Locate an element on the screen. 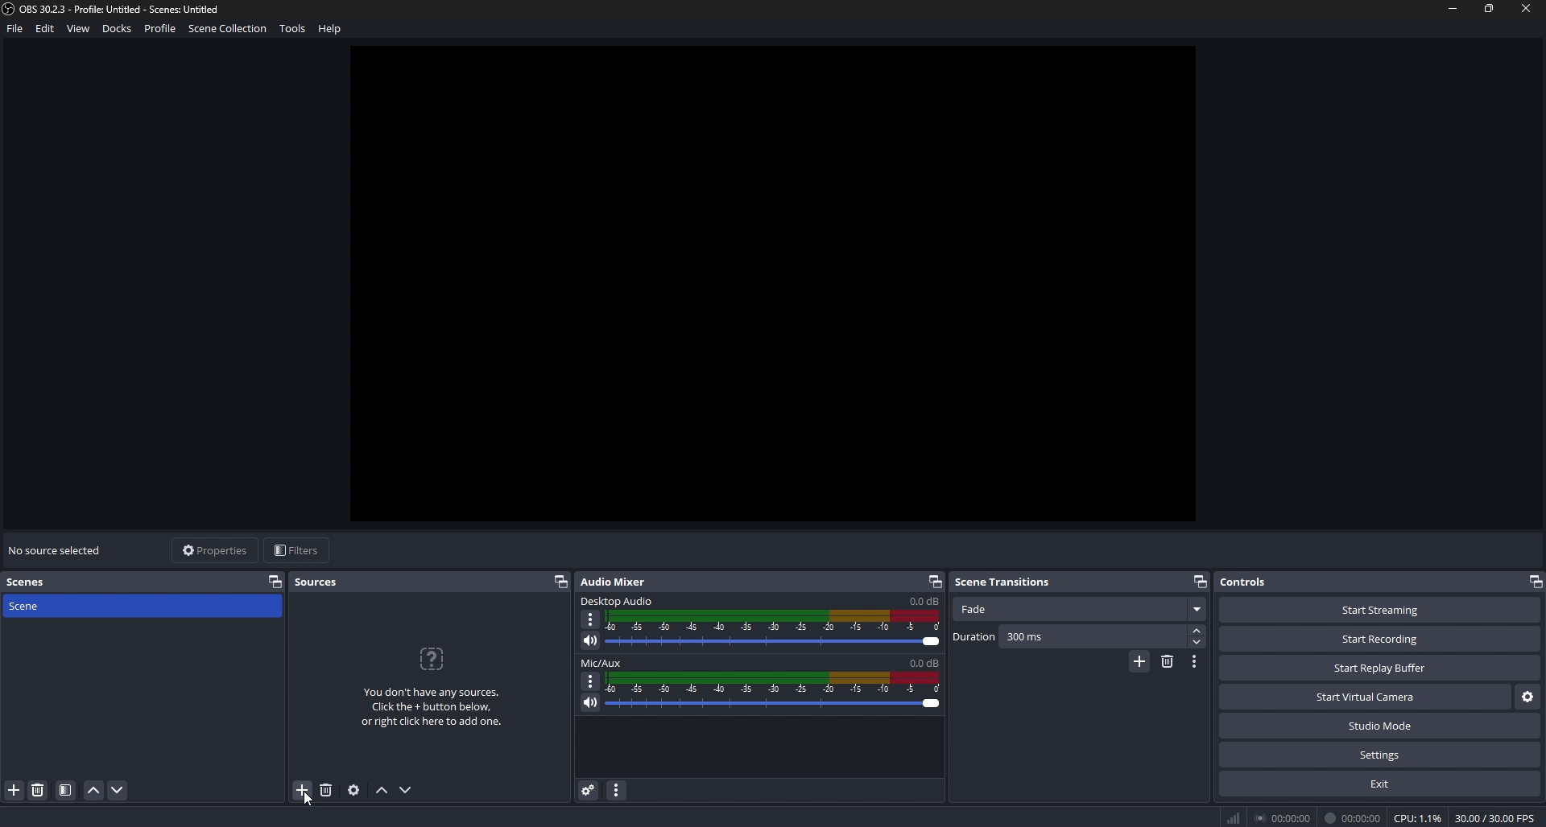  tools is located at coordinates (292, 29).